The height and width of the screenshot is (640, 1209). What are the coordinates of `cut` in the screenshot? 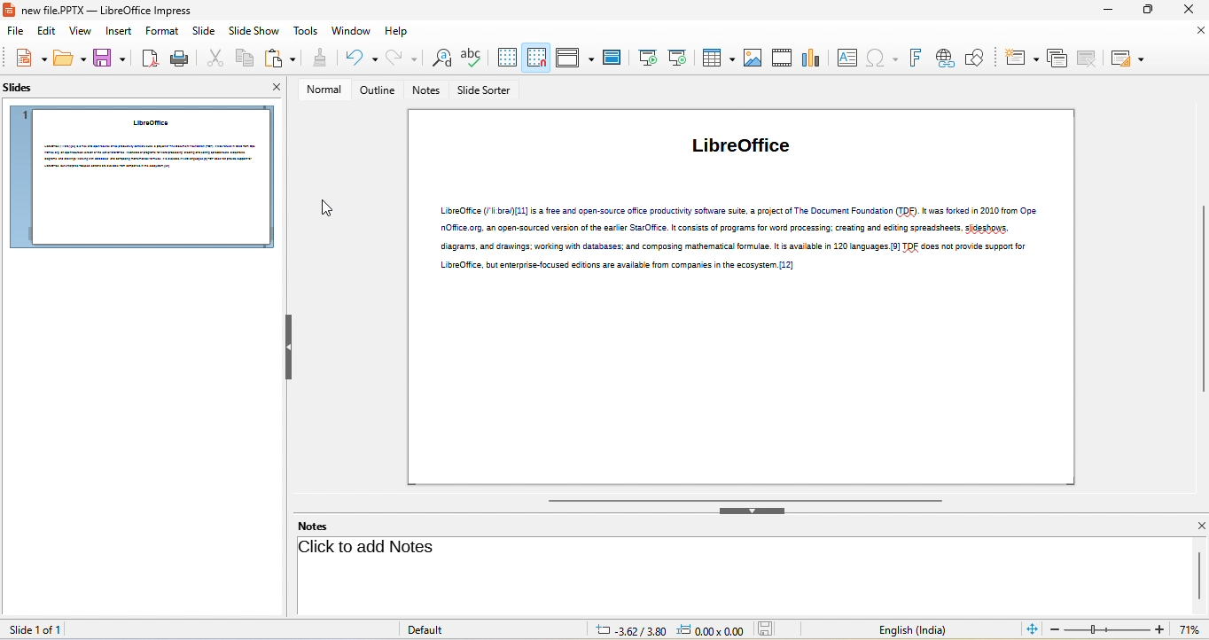 It's located at (213, 58).